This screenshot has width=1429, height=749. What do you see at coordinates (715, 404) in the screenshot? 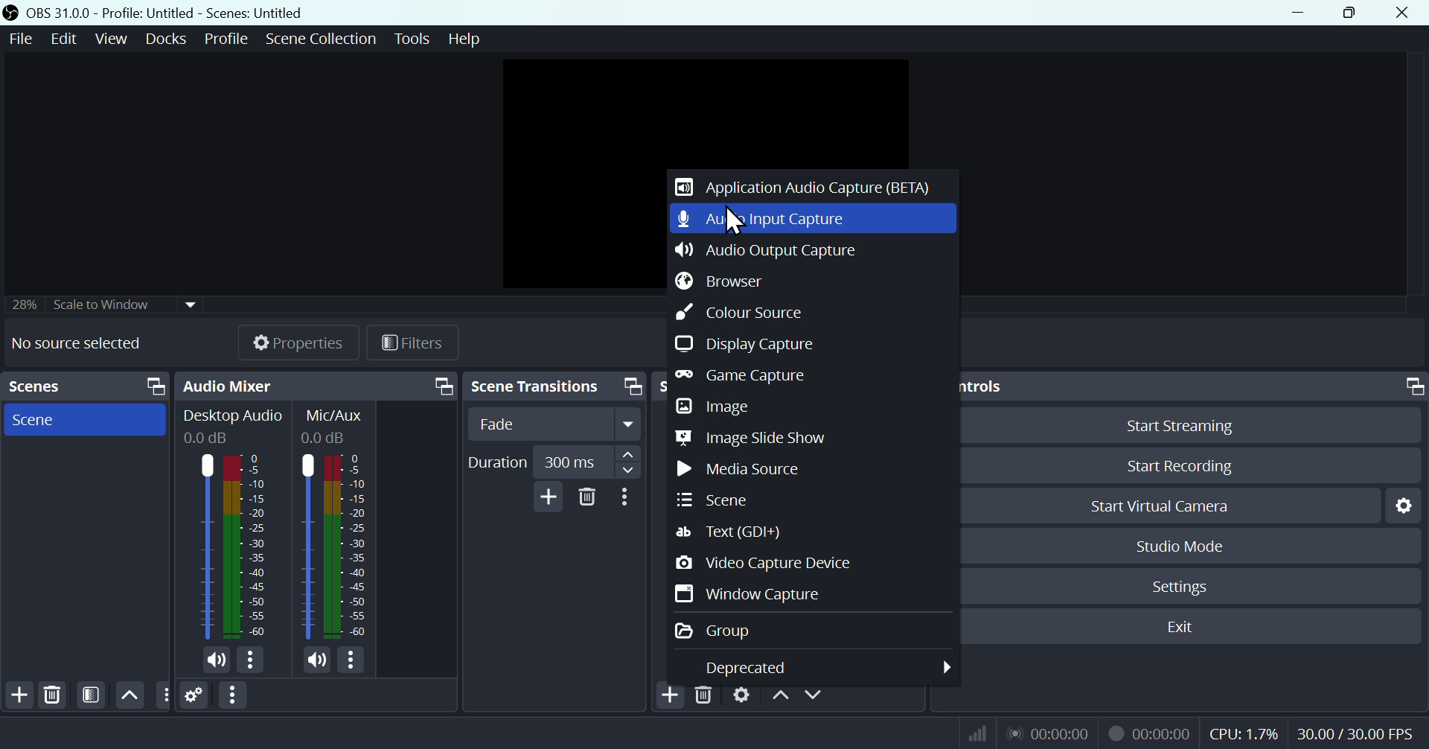
I see `Image` at bounding box center [715, 404].